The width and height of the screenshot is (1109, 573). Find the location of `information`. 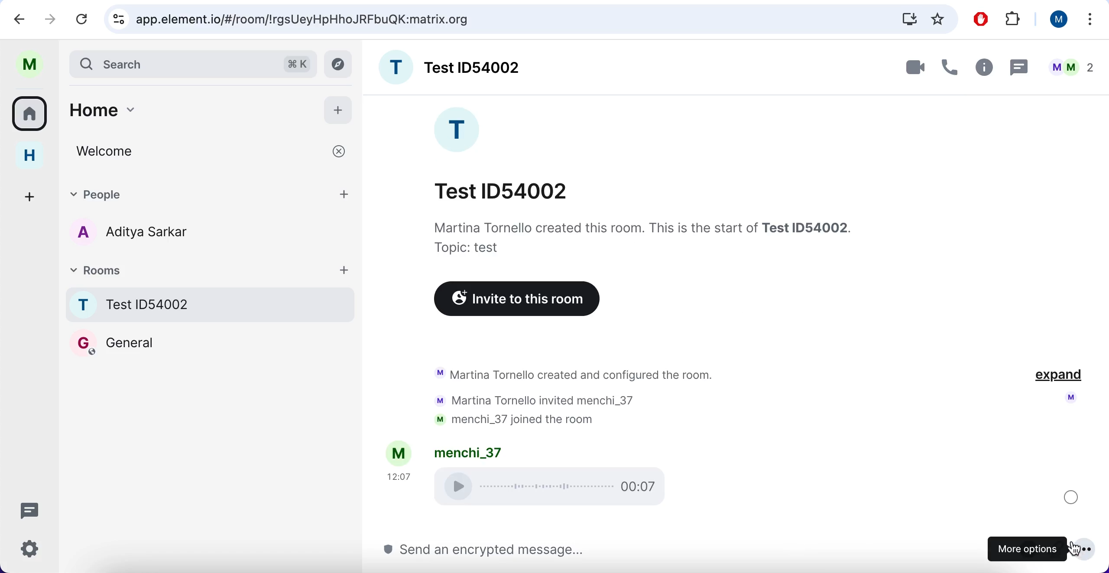

information is located at coordinates (639, 235).